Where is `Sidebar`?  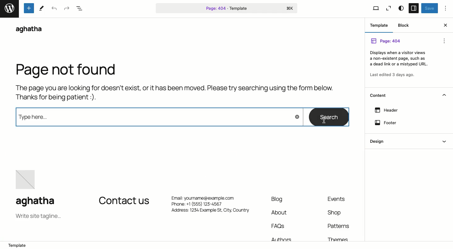
Sidebar is located at coordinates (414, 8).